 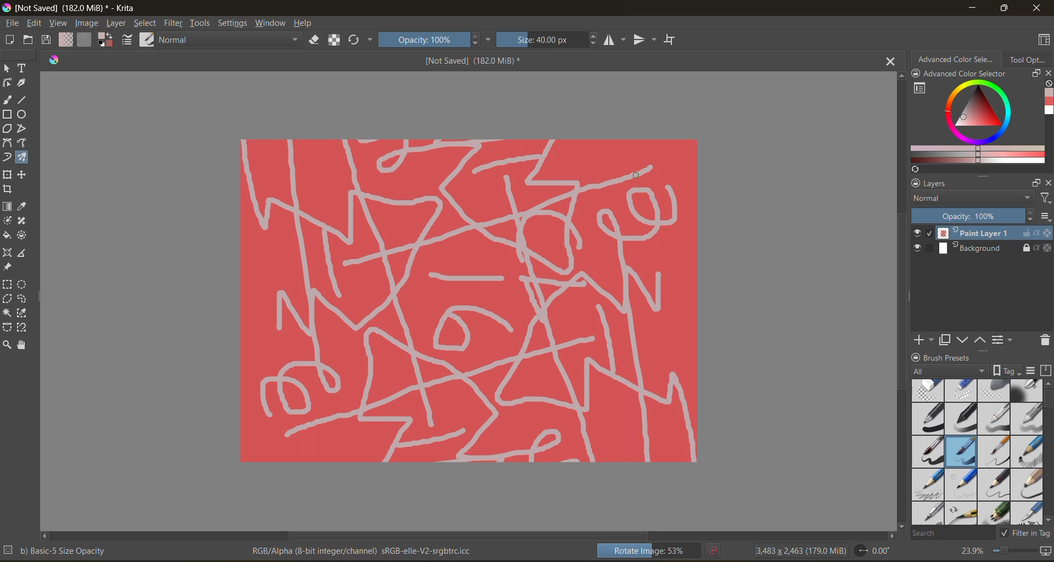 What do you see at coordinates (616, 41) in the screenshot?
I see `flip horizontally` at bounding box center [616, 41].